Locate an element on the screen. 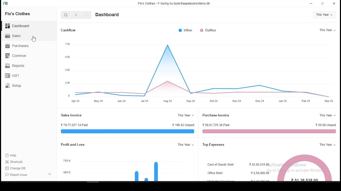 The width and height of the screenshot is (341, 191). cursor is located at coordinates (33, 39).